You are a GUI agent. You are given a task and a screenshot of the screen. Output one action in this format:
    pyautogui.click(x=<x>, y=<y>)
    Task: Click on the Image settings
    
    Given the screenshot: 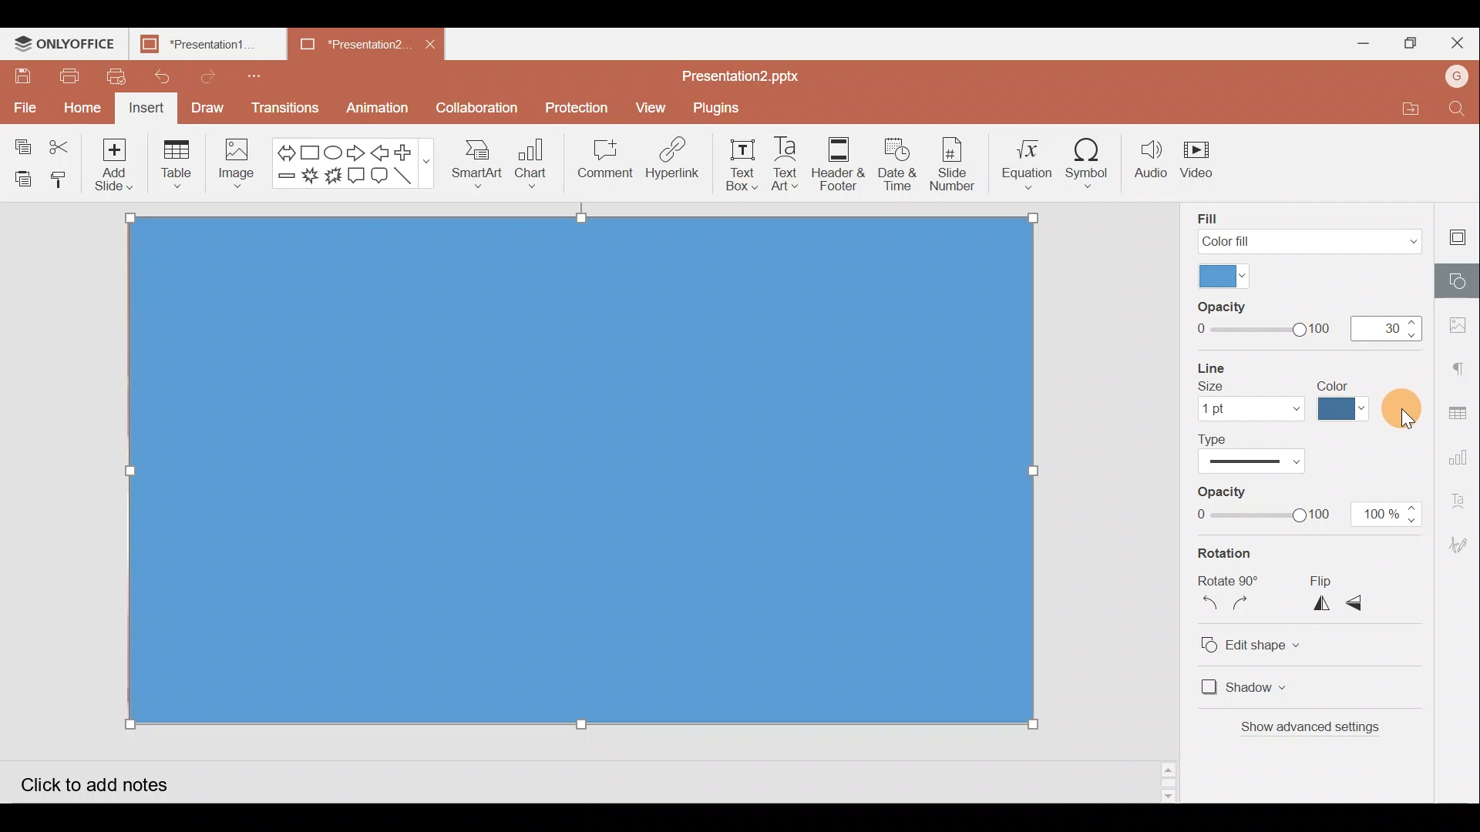 What is the action you would take?
    pyautogui.click(x=1462, y=325)
    